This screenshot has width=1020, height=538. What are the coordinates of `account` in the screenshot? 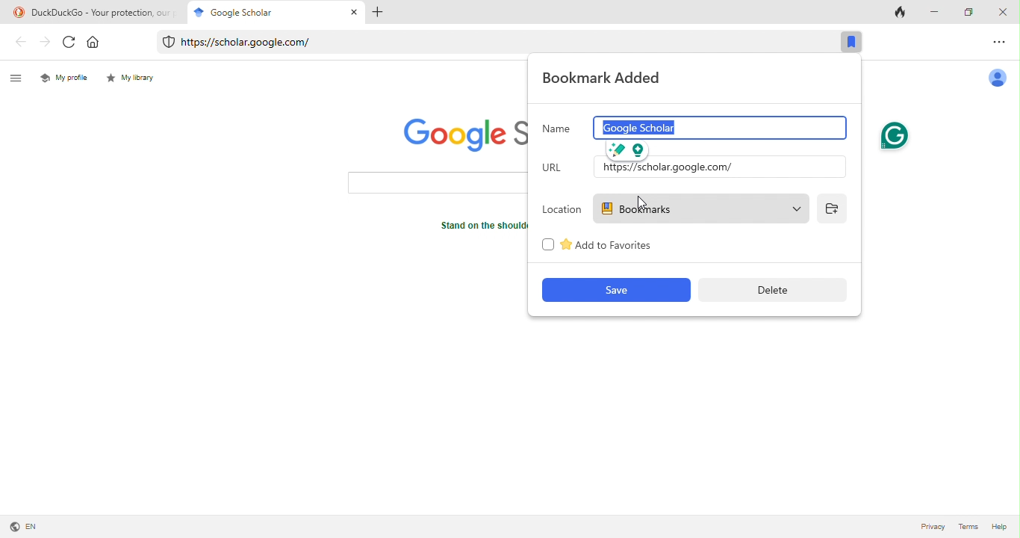 It's located at (1000, 80).